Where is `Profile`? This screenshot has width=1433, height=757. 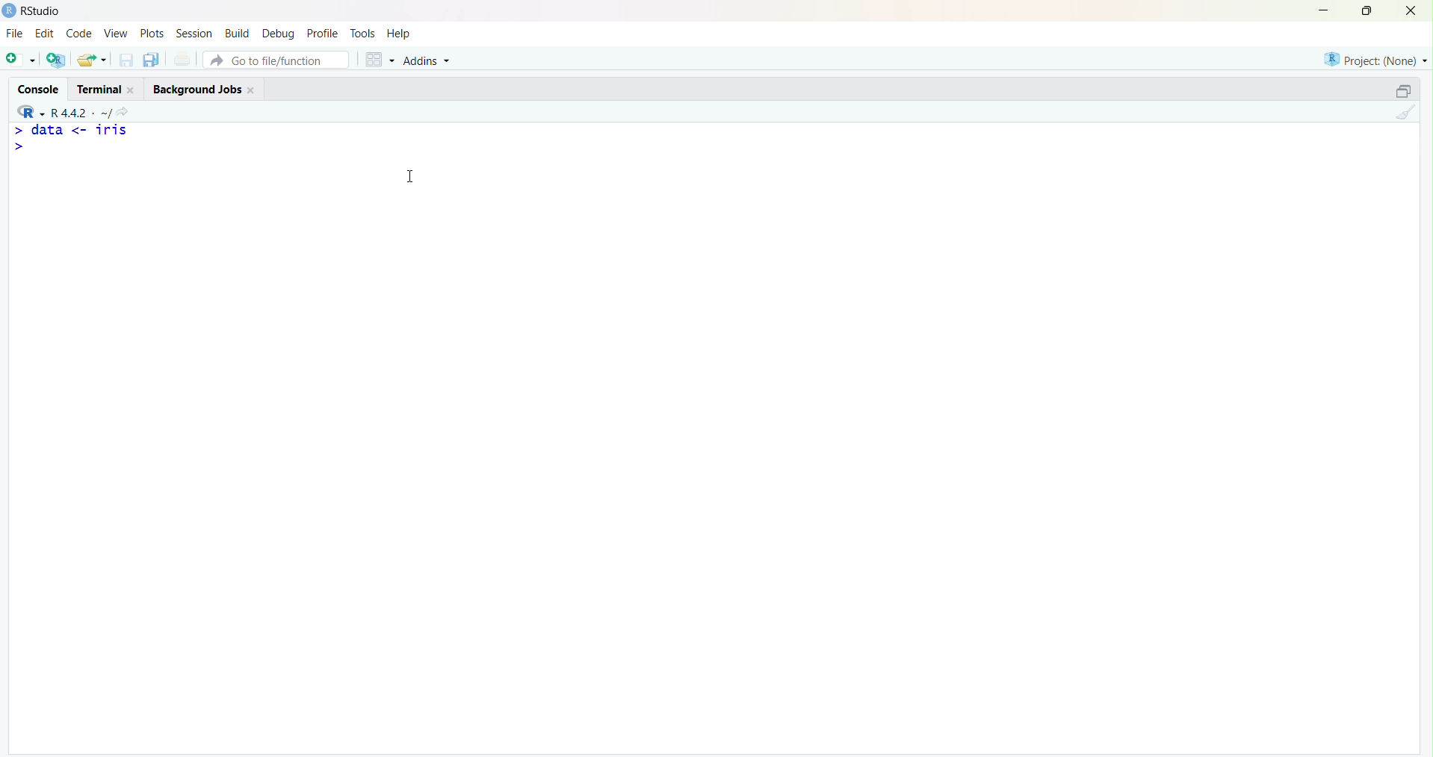 Profile is located at coordinates (322, 33).